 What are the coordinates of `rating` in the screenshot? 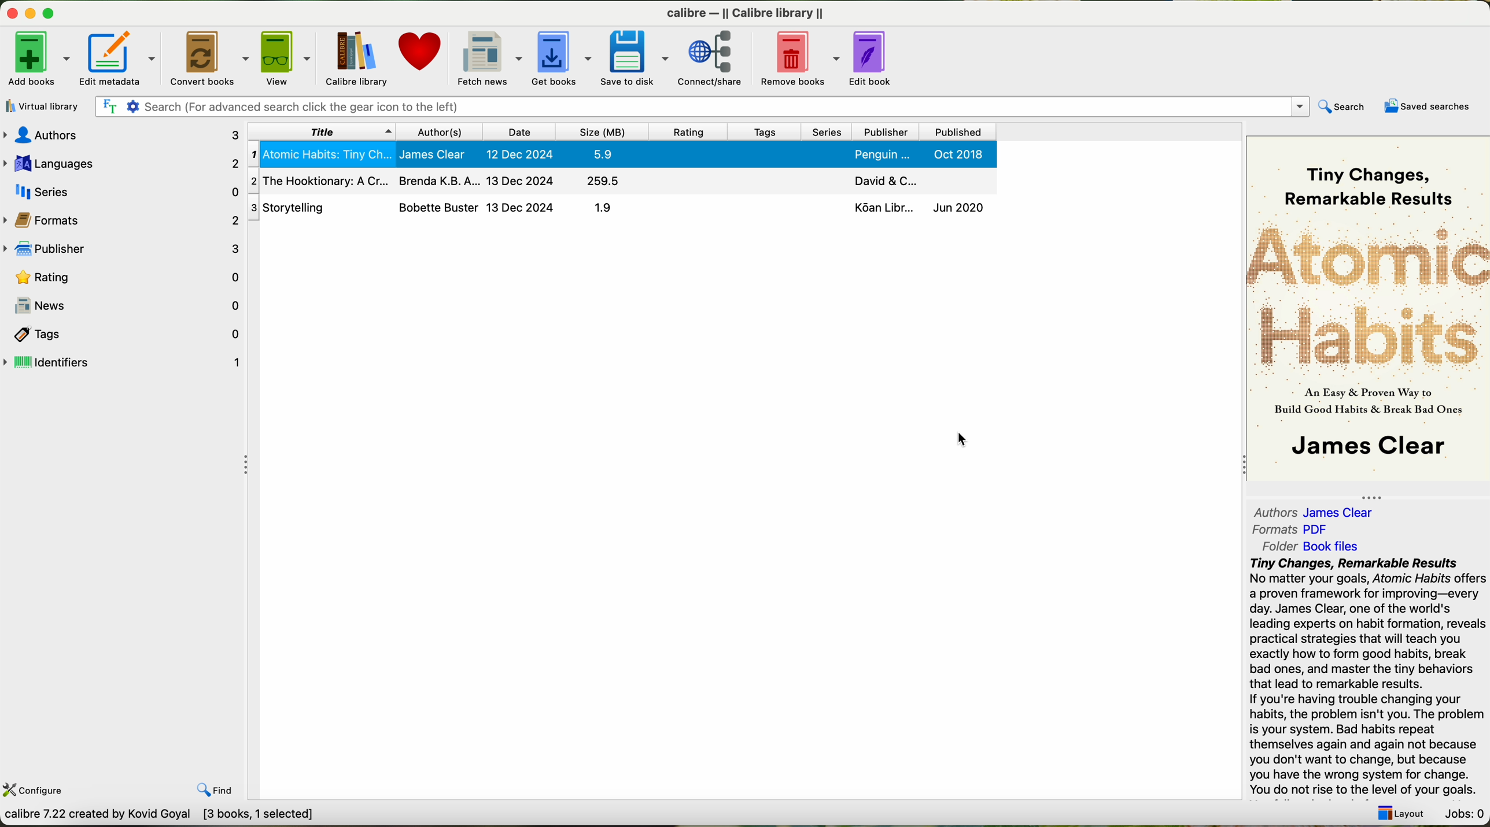 It's located at (692, 131).